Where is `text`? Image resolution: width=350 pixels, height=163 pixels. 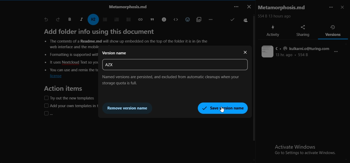 text is located at coordinates (174, 80).